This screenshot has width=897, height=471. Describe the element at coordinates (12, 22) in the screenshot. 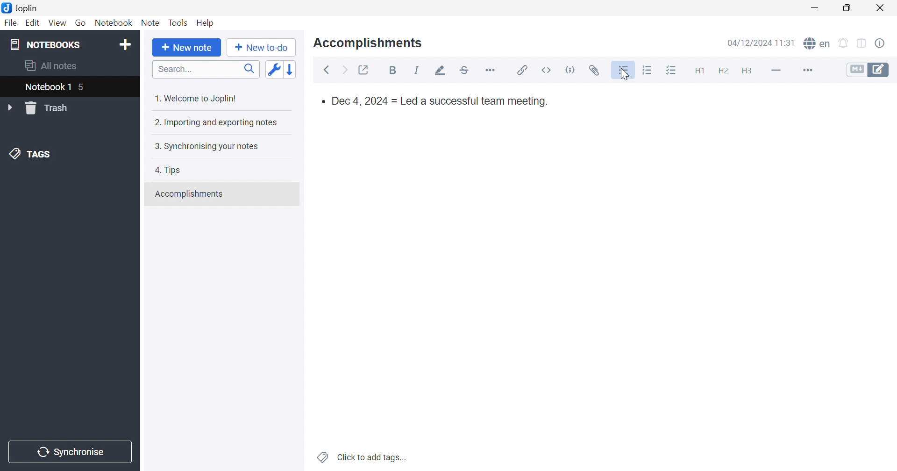

I see `File` at that location.